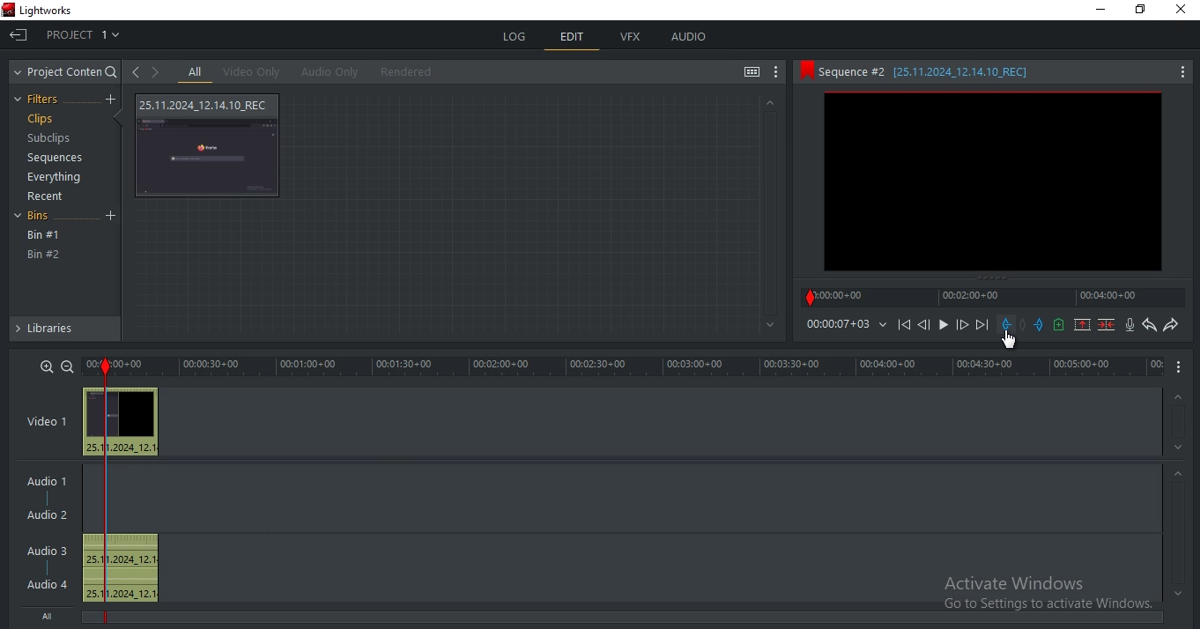  I want to click on bin #1, so click(44, 235).